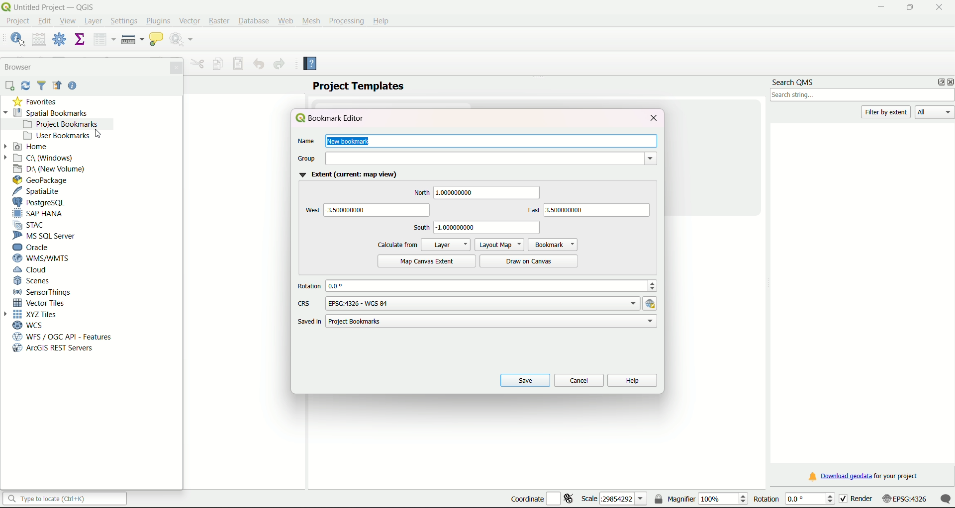 This screenshot has height=508, width=955. I want to click on User bookmarks, so click(62, 135).